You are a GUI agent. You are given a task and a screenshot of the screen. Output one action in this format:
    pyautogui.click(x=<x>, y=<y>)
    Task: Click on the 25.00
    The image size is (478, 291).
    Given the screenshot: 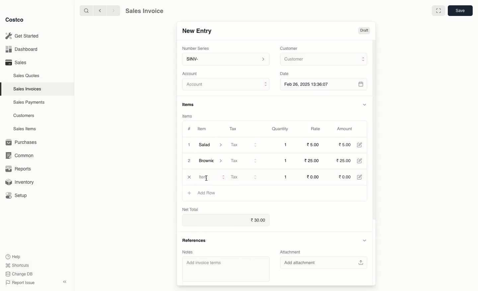 What is the action you would take?
    pyautogui.click(x=313, y=161)
    